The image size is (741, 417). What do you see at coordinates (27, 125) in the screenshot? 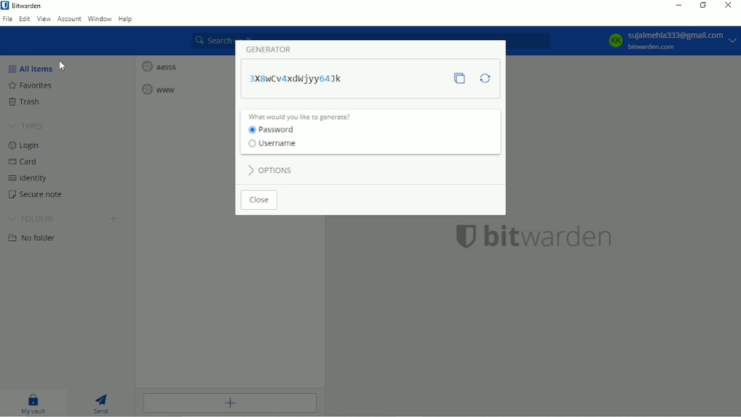
I see `Types` at bounding box center [27, 125].